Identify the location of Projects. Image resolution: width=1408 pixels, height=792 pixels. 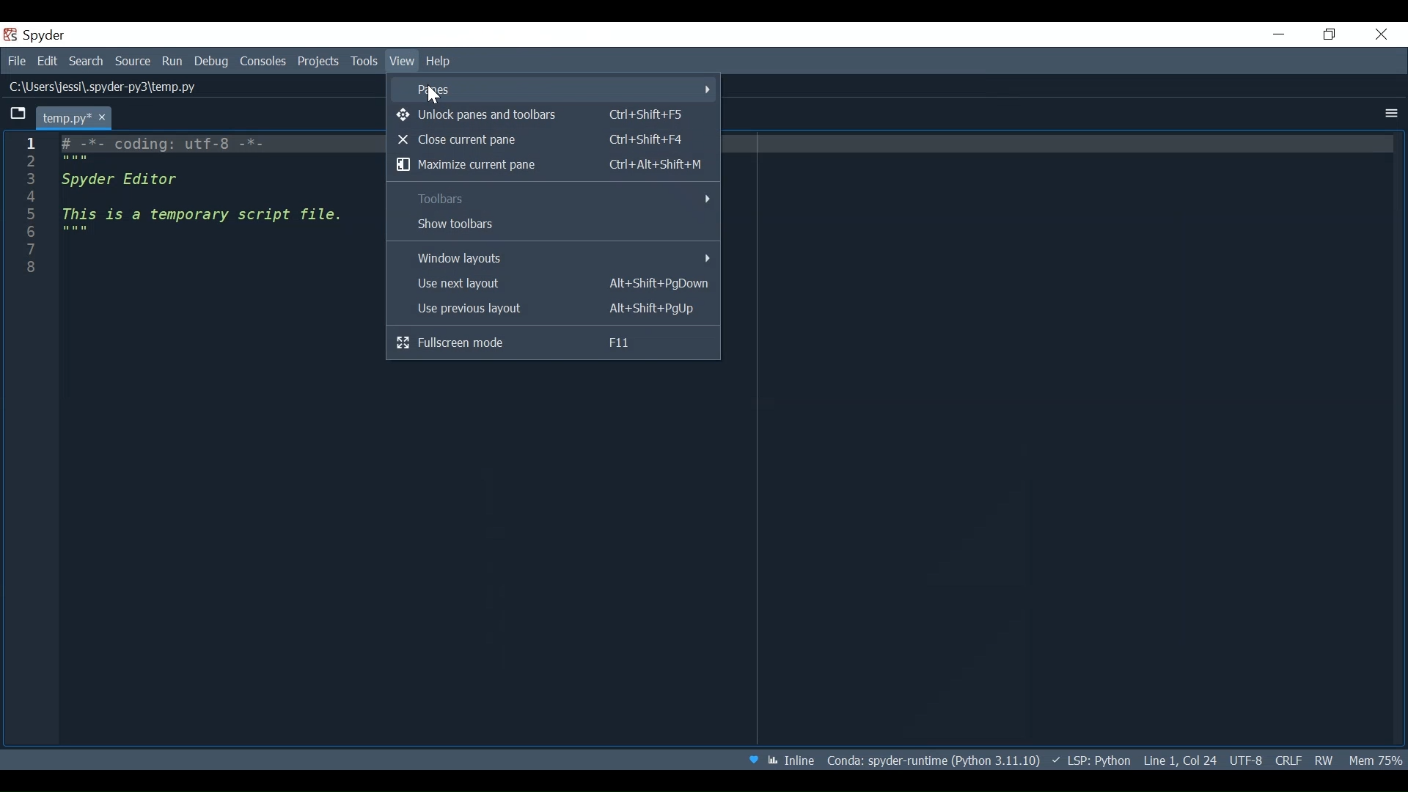
(318, 63).